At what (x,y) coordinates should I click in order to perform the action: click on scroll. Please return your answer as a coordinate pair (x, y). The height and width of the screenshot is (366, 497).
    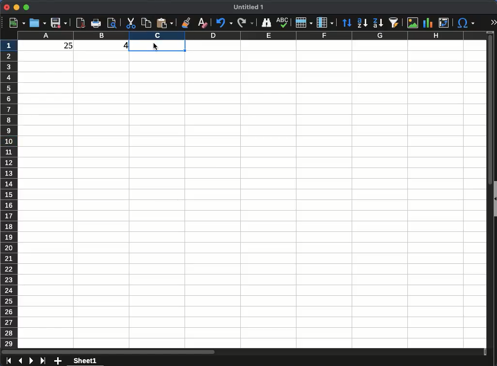
    Looking at the image, I should click on (486, 194).